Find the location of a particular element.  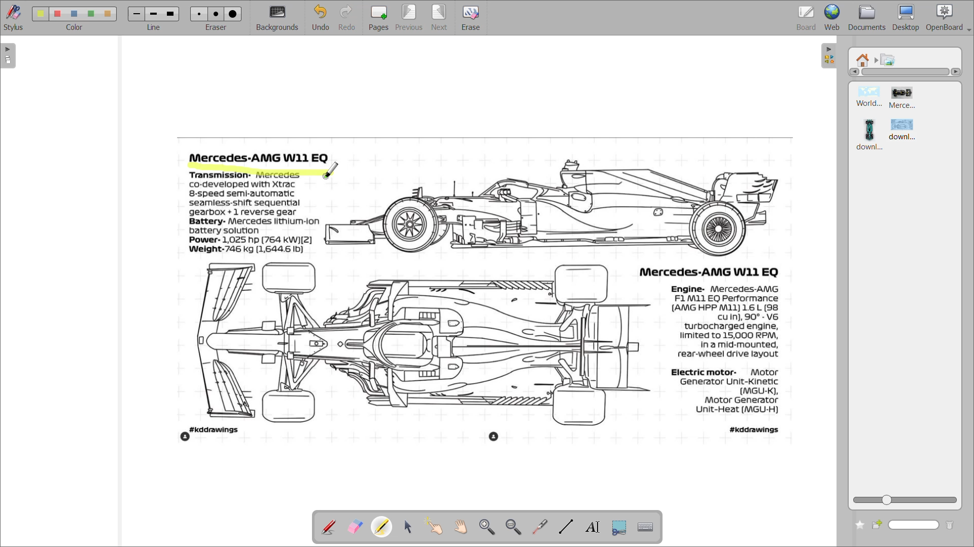

web is located at coordinates (834, 17).